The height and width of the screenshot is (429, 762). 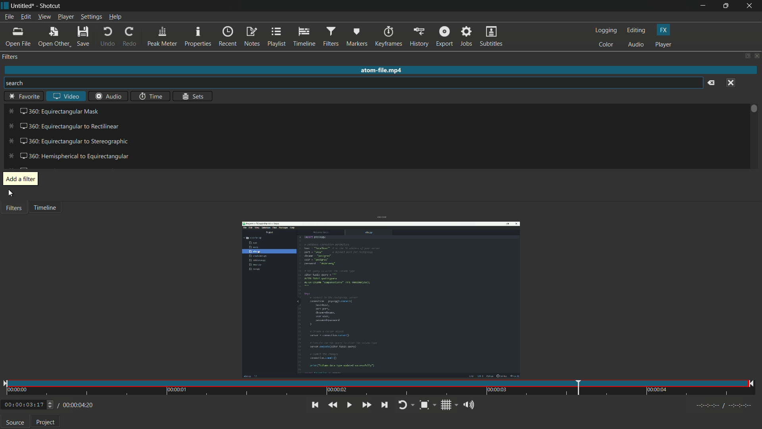 I want to click on recent, so click(x=227, y=37).